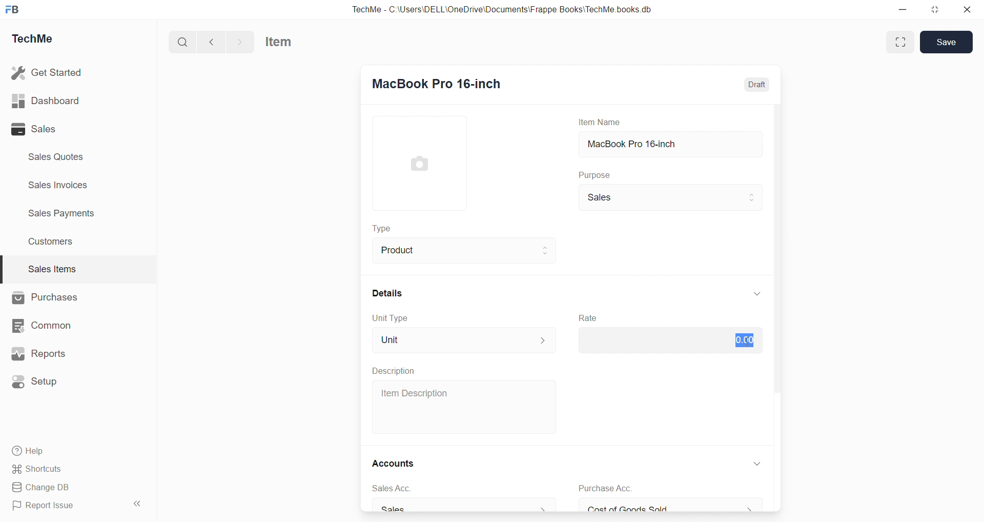  Describe the element at coordinates (593, 174) in the screenshot. I see `Purpose` at that location.